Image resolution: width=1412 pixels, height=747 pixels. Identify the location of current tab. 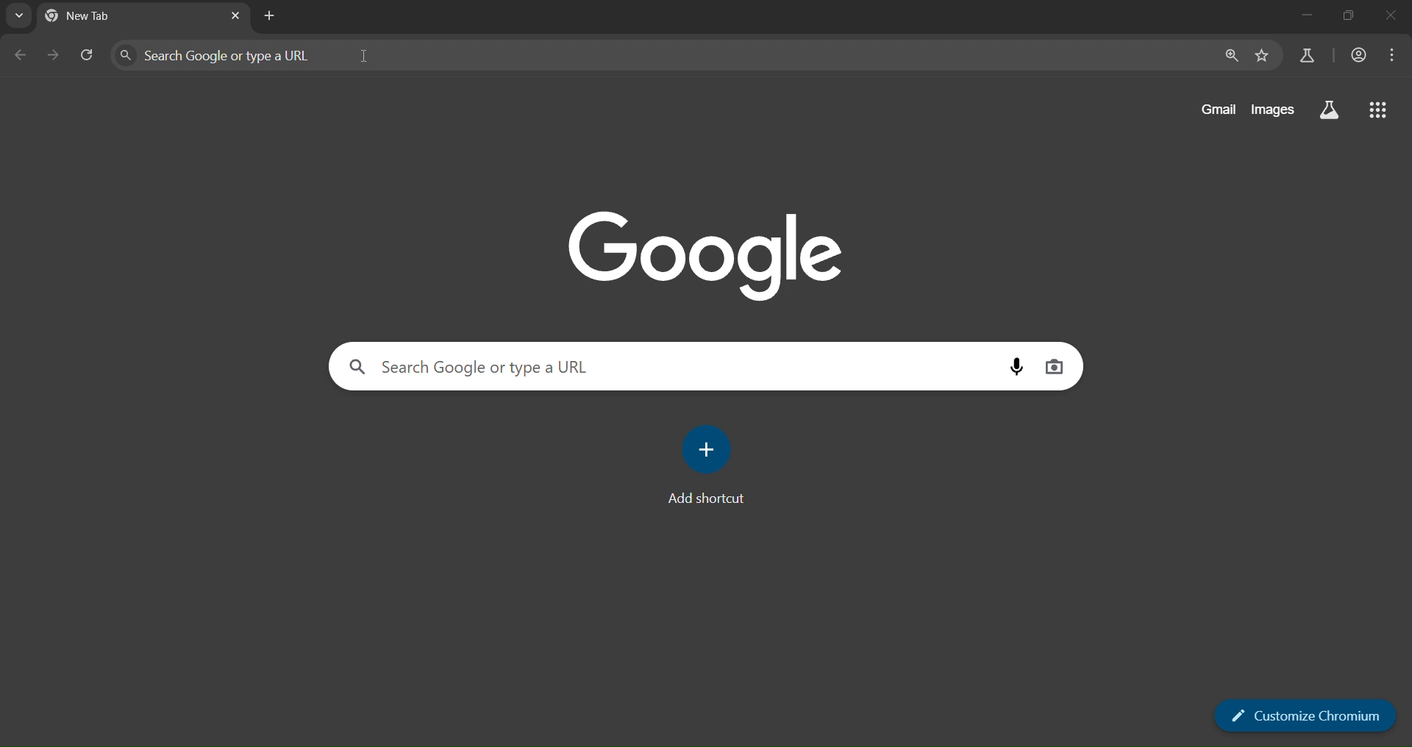
(113, 17).